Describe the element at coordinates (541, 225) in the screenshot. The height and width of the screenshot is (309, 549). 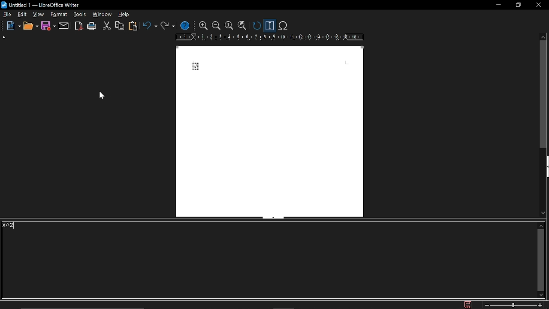
I see `move up` at that location.